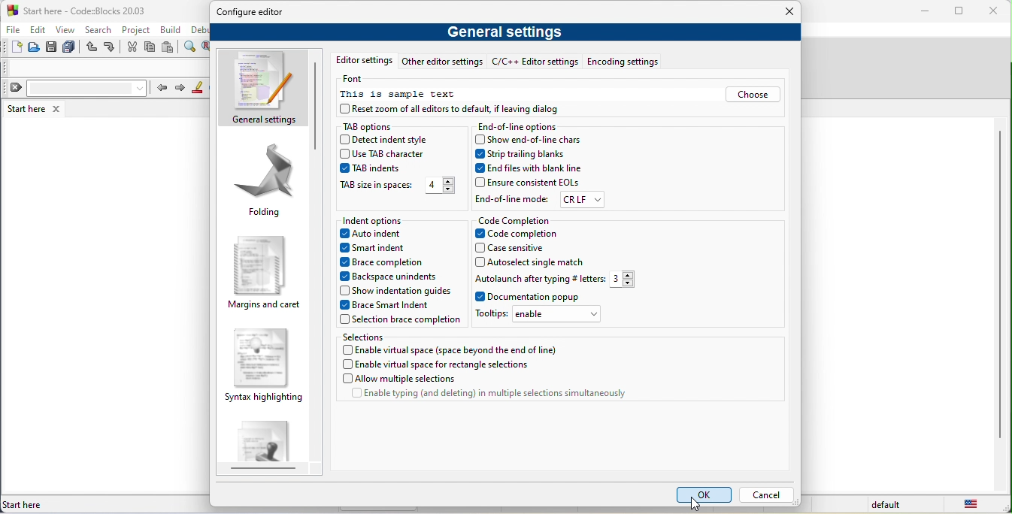  What do you see at coordinates (98, 11) in the screenshot?
I see `start here-code blocks-20 03` at bounding box center [98, 11].